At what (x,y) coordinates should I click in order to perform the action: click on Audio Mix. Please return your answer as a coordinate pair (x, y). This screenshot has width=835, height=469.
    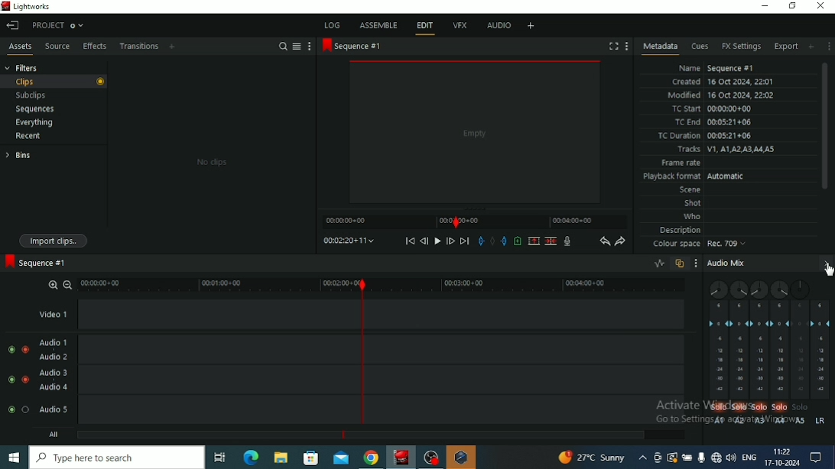
    Looking at the image, I should click on (820, 350).